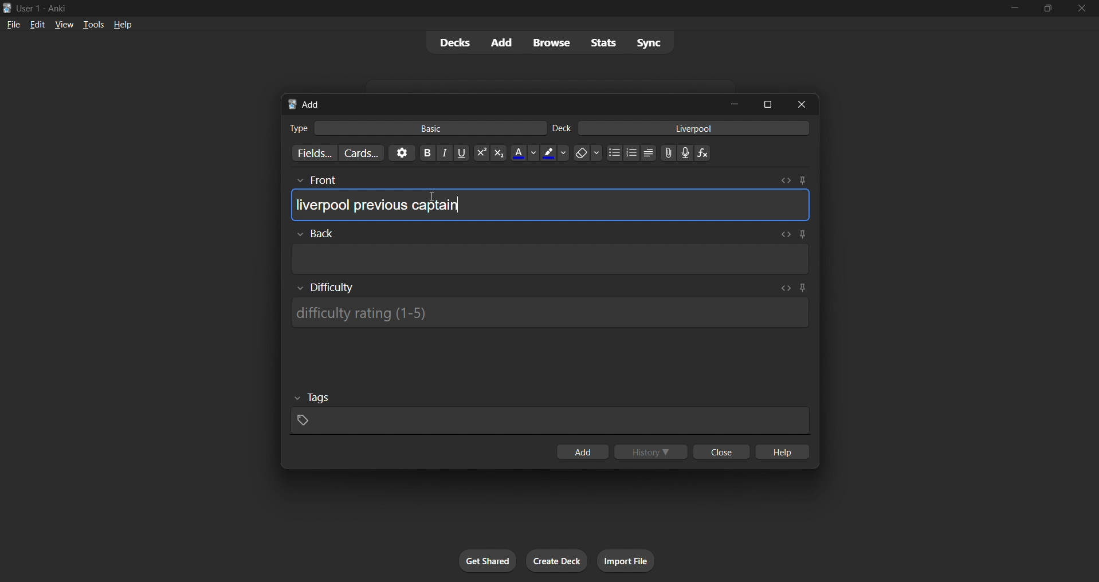 This screenshot has width=1099, height=582. I want to click on add, so click(499, 42).